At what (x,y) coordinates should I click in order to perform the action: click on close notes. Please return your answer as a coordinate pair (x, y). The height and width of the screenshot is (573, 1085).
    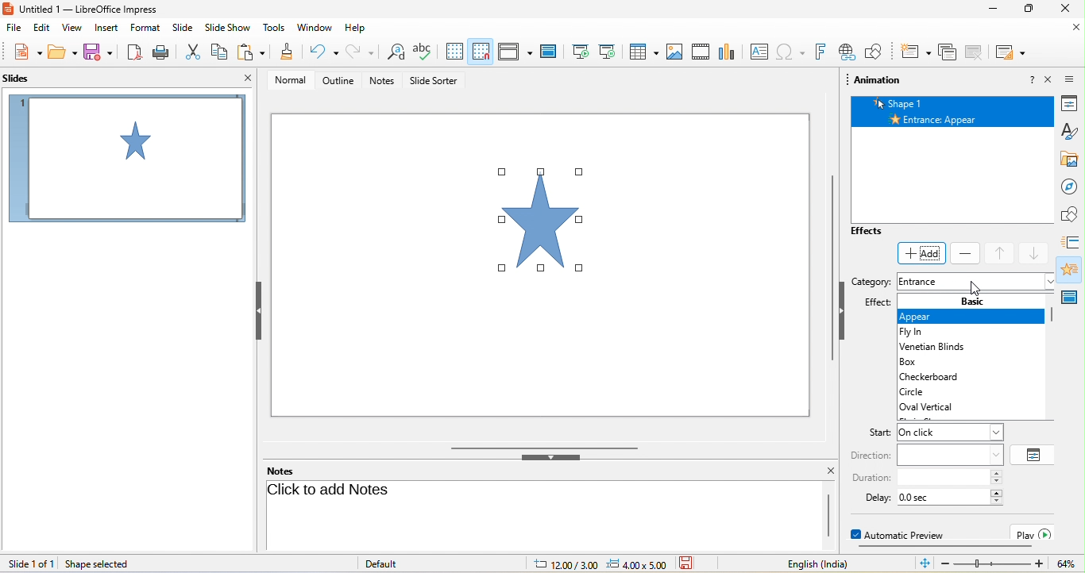
    Looking at the image, I should click on (831, 471).